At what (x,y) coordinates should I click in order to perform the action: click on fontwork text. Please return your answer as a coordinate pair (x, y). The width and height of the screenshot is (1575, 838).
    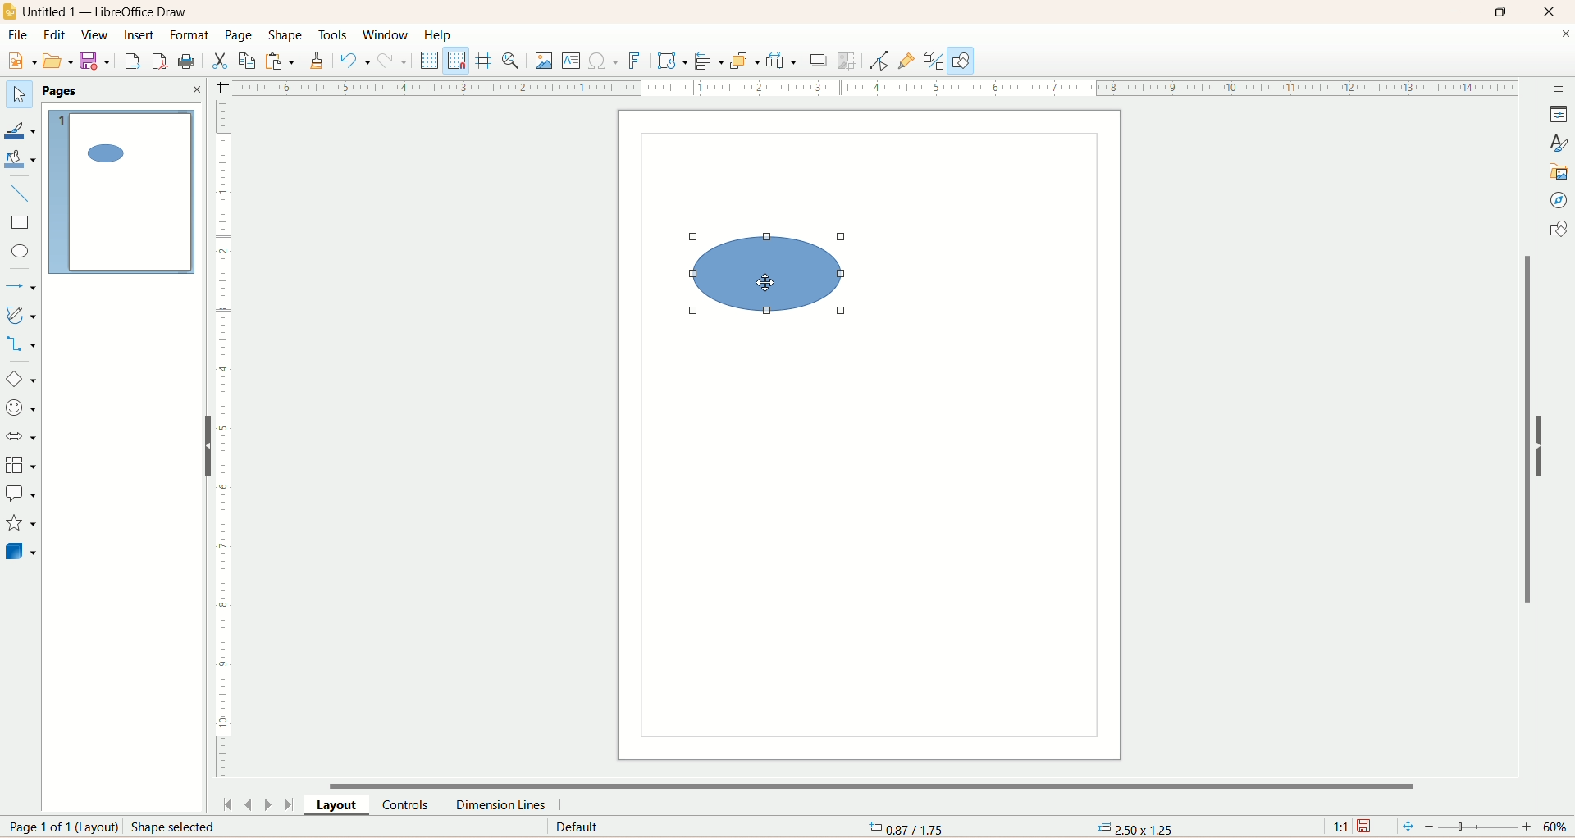
    Looking at the image, I should click on (634, 61).